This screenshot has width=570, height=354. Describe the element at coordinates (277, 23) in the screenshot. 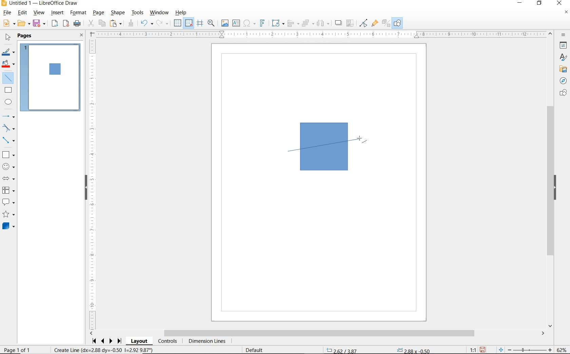

I see `TRANSFORMATIONS` at that location.